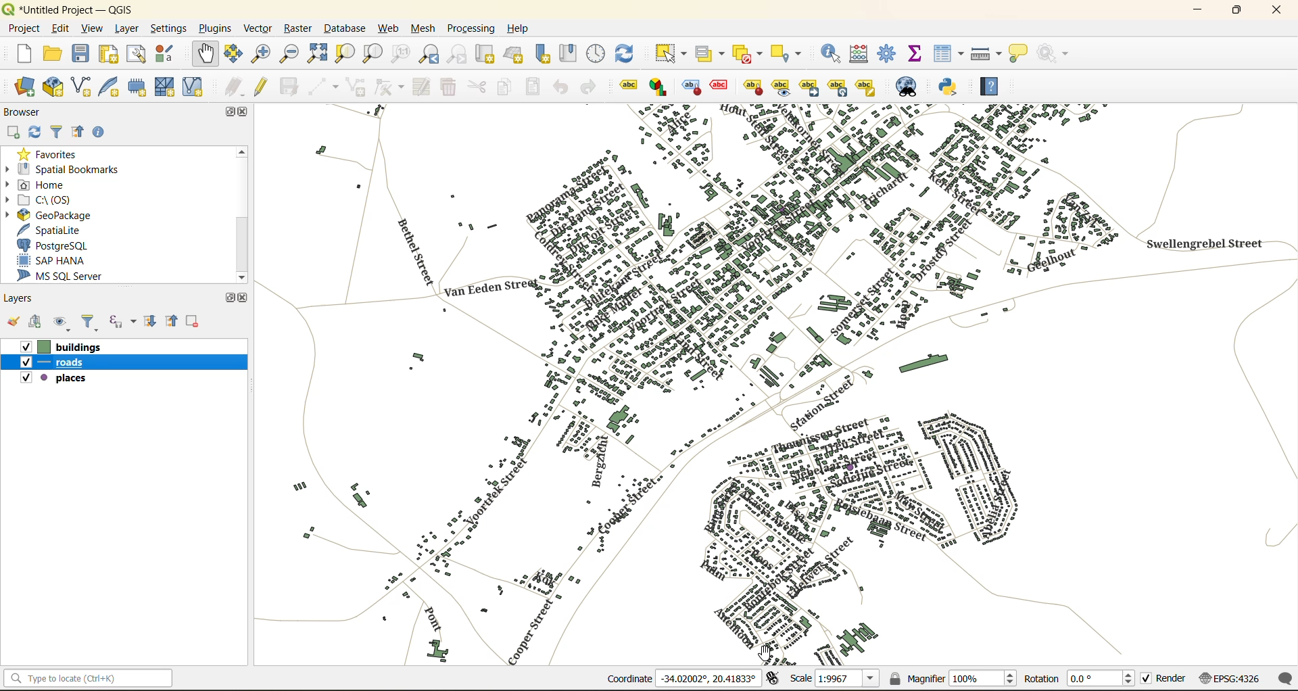  What do you see at coordinates (450, 88) in the screenshot?
I see `delete` at bounding box center [450, 88].